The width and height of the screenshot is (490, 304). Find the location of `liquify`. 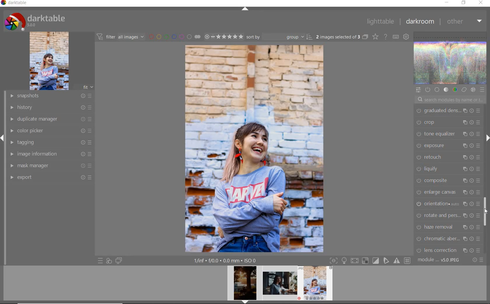

liquify is located at coordinates (448, 169).